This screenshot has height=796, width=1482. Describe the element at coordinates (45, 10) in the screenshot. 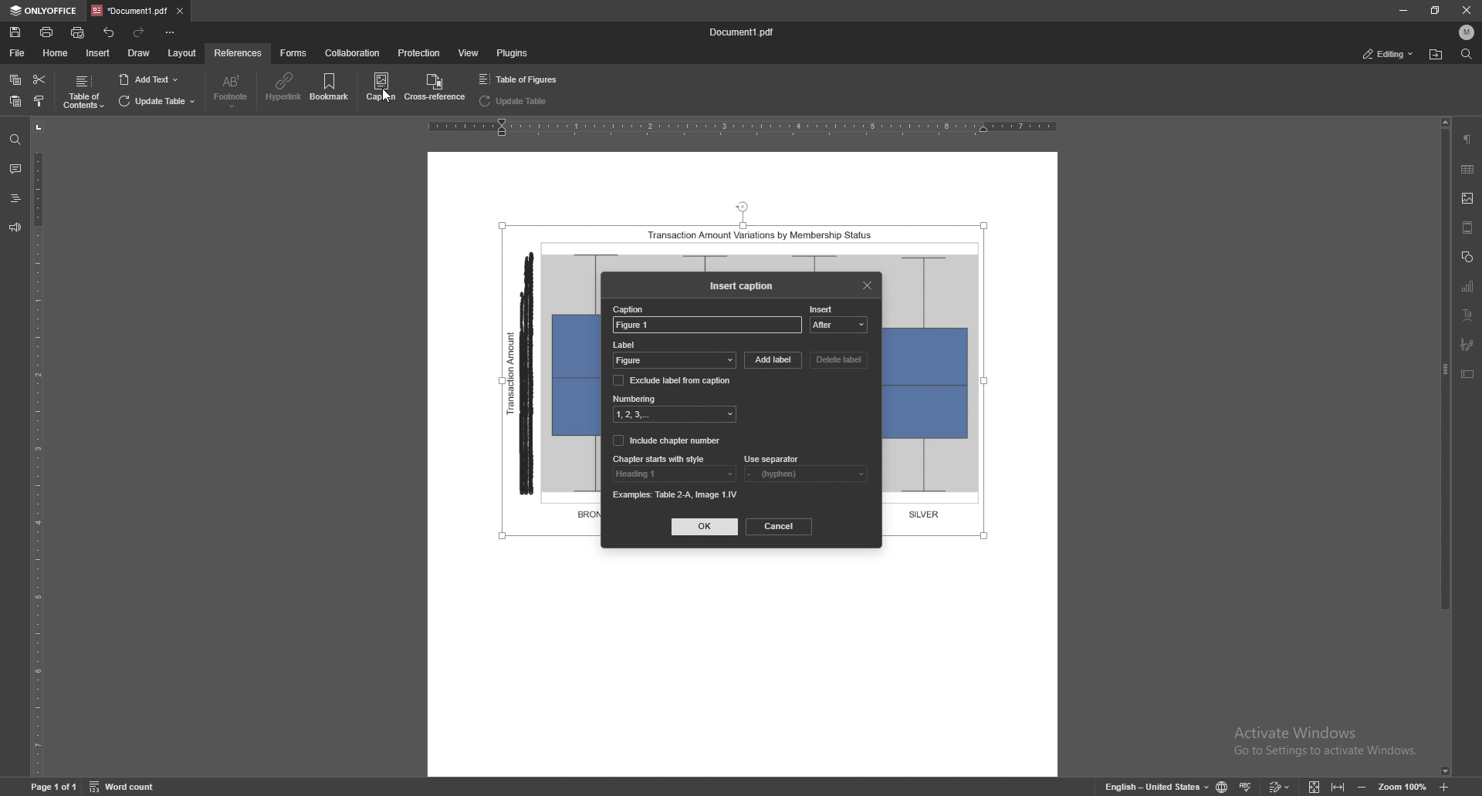

I see `onlyoffice` at that location.